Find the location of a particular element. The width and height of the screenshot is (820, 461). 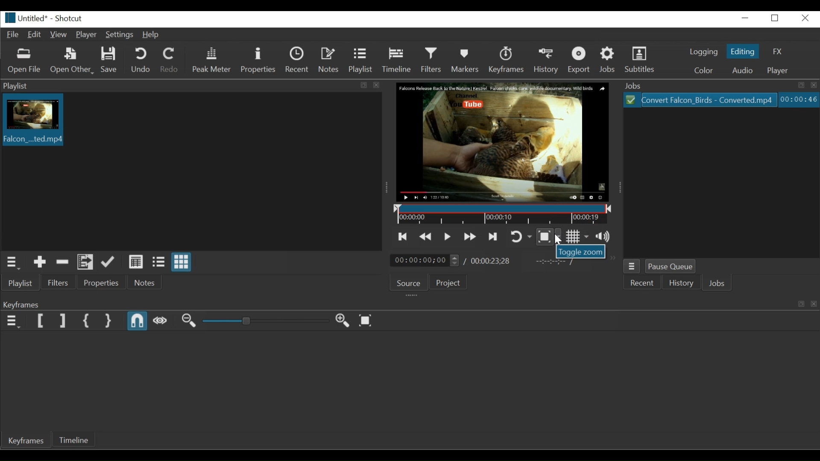

Clip thumbnail is located at coordinates (191, 172).